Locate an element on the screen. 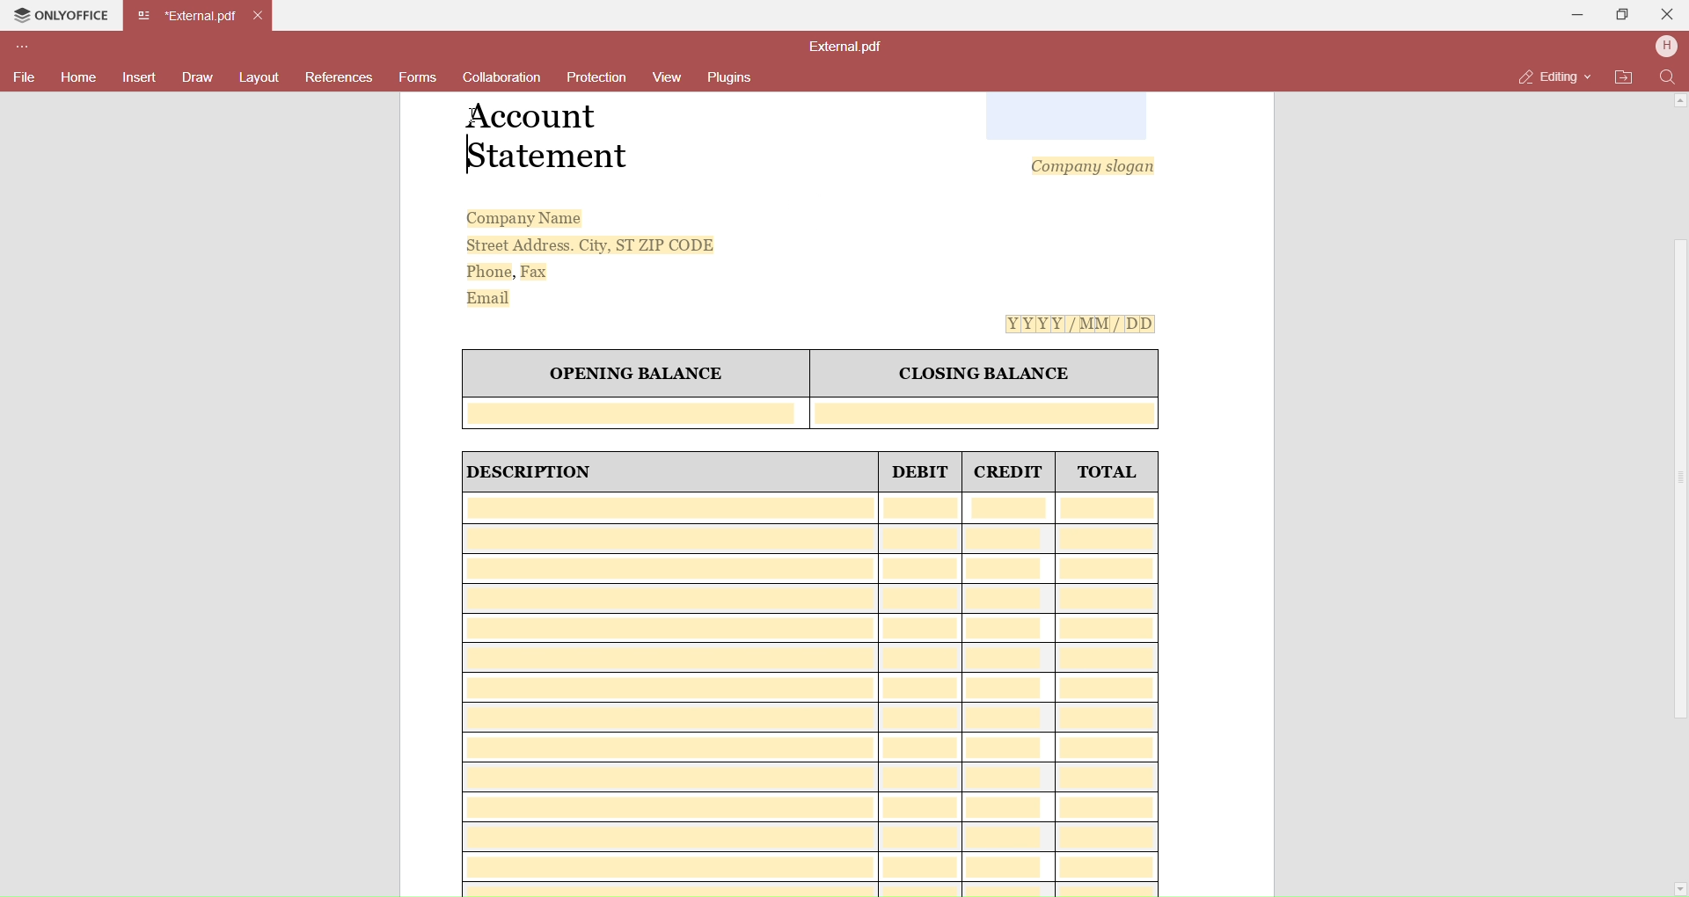 Image resolution: width=1689 pixels, height=897 pixels. Maximize is located at coordinates (1619, 15).